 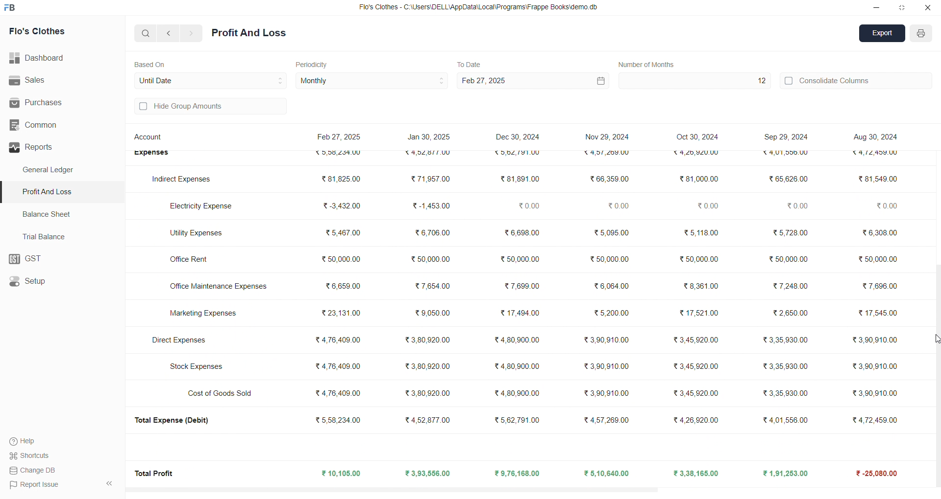 What do you see at coordinates (788, 179) in the screenshot?
I see `₹65,626.00` at bounding box center [788, 179].